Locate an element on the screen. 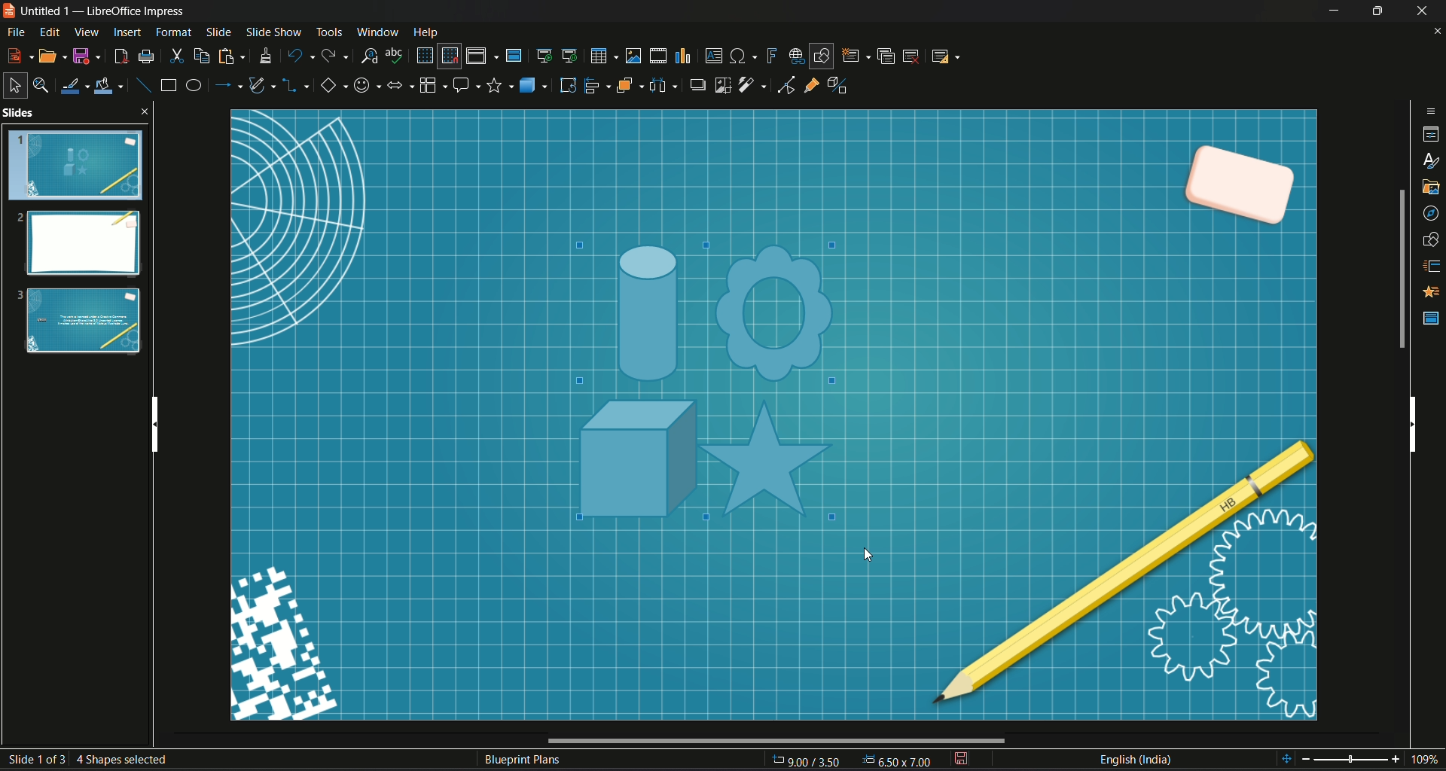 This screenshot has width=1446, height=771. slide transition is located at coordinates (1432, 267).